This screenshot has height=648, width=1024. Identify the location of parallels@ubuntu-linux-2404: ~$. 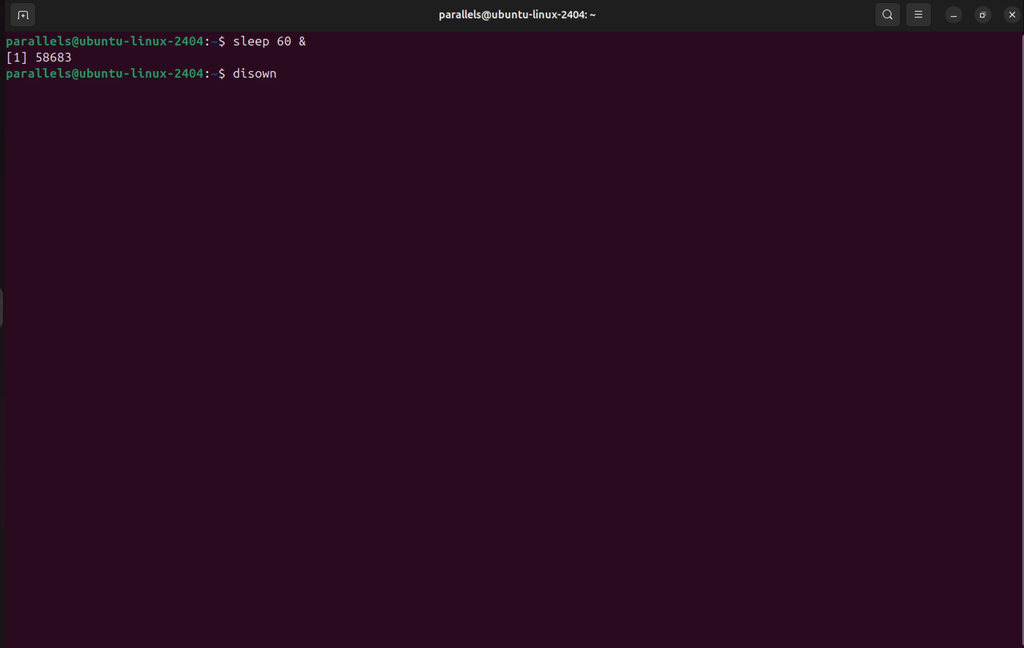
(115, 75).